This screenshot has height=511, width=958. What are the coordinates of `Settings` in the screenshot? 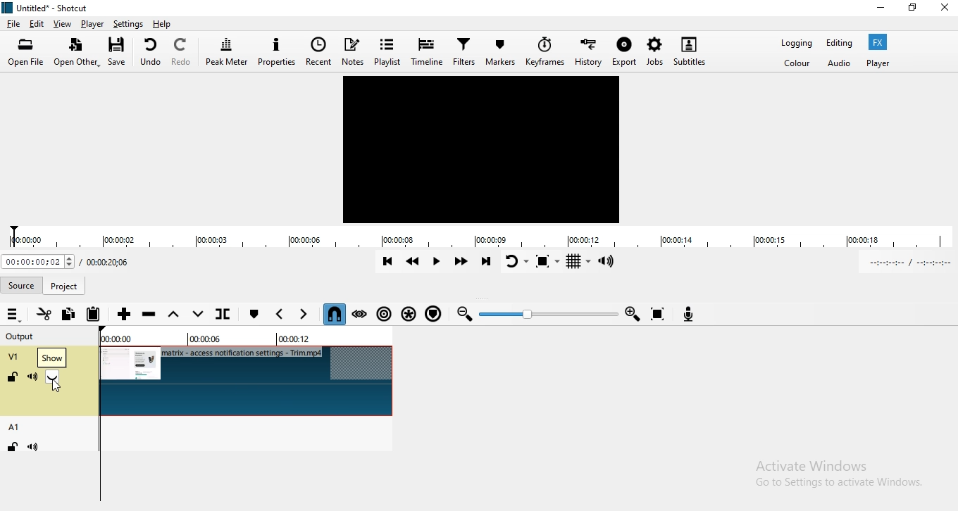 It's located at (130, 23).